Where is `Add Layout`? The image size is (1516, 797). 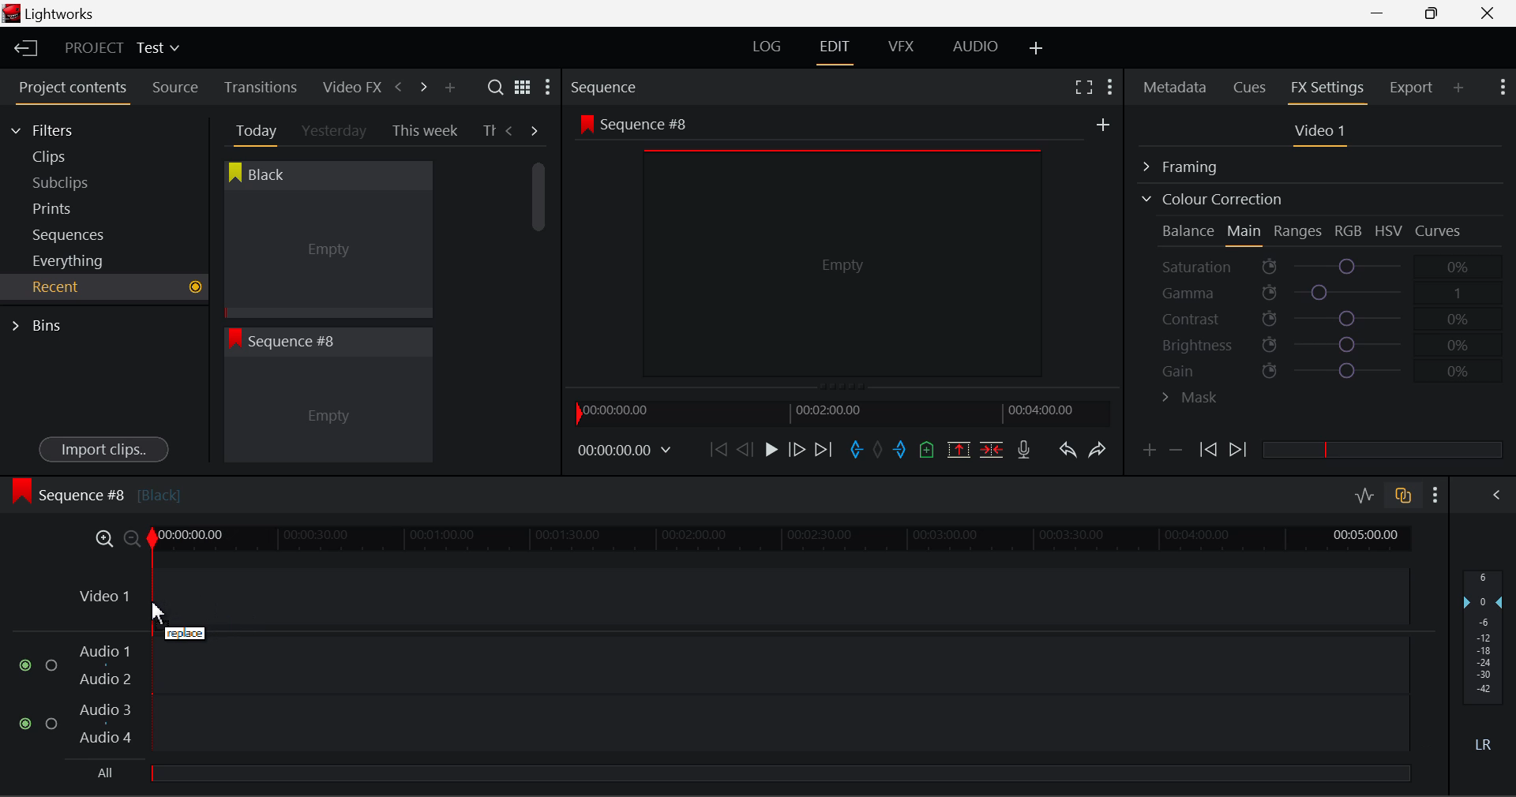
Add Layout is located at coordinates (1037, 49).